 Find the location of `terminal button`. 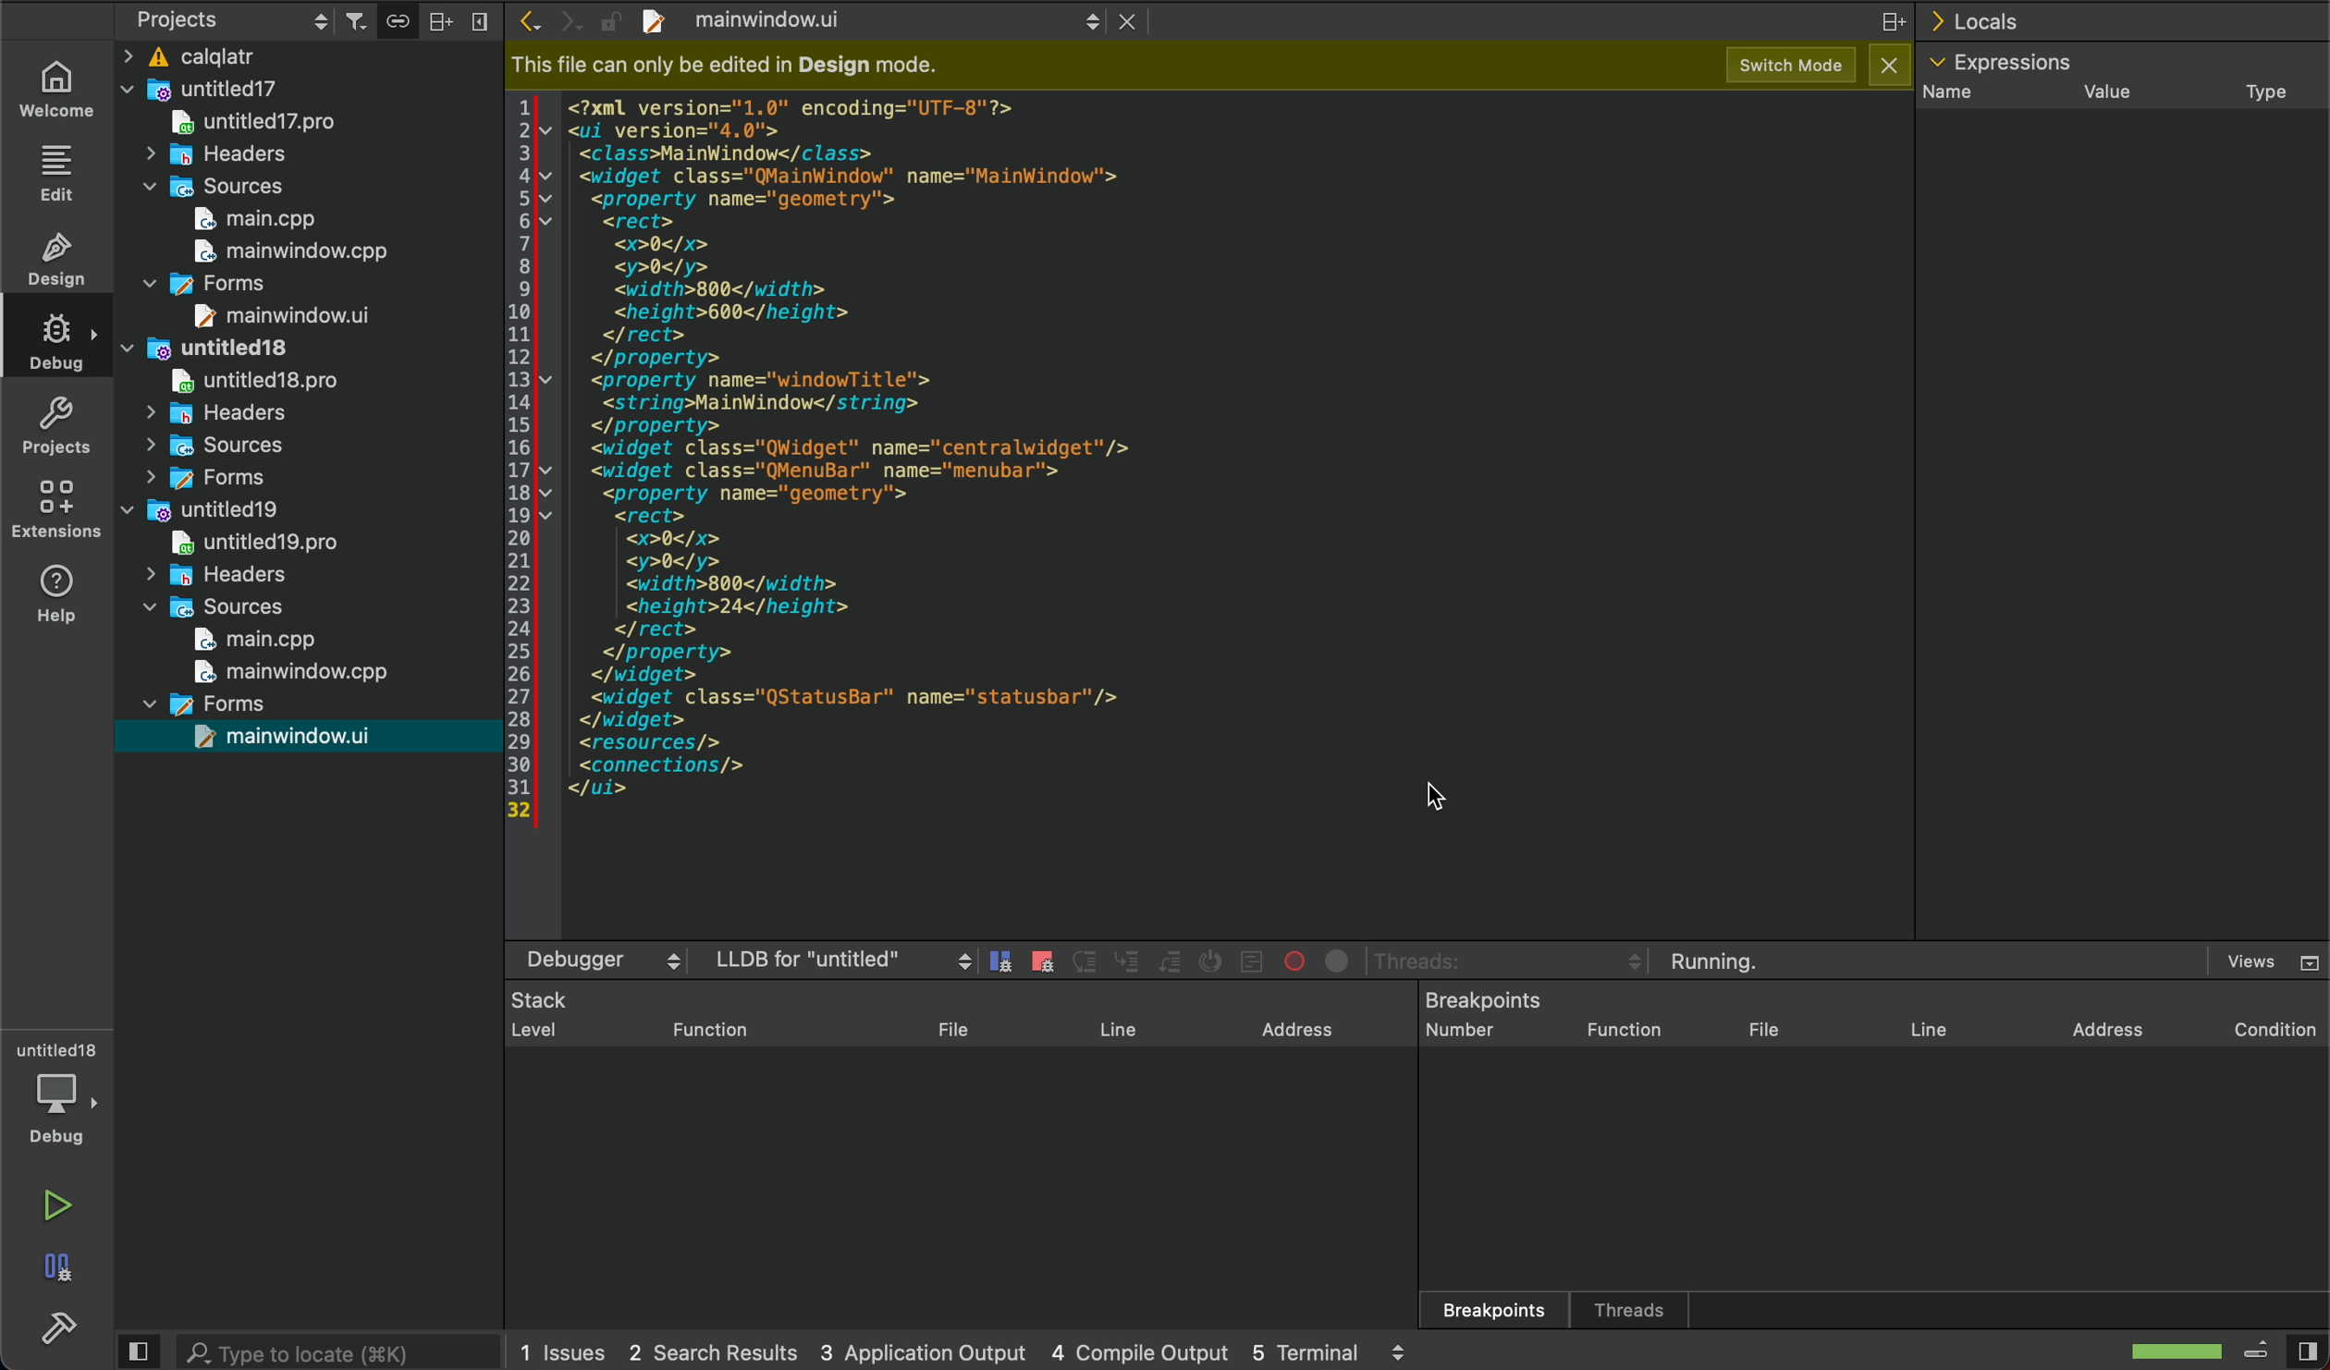

terminal button is located at coordinates (1215, 962).